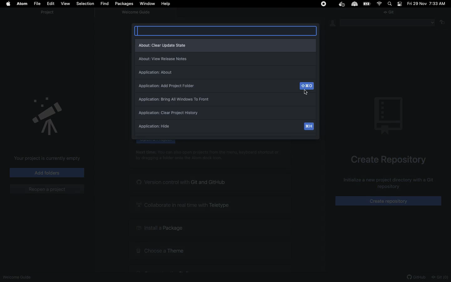 Image resolution: width=451 pixels, height=282 pixels. I want to click on About clear update state, so click(225, 45).